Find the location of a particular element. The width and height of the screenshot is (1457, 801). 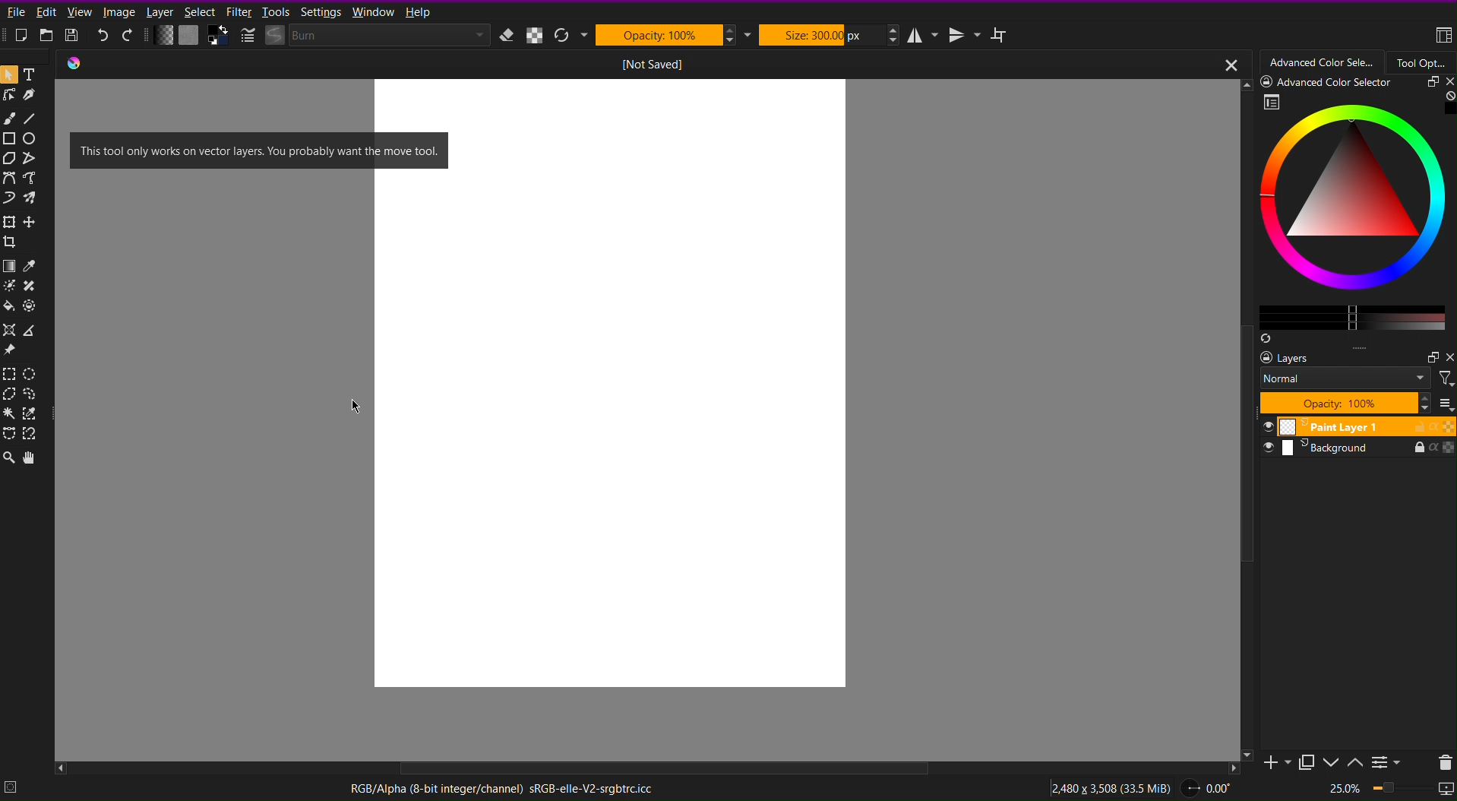

Workspace is located at coordinates (1443, 36).